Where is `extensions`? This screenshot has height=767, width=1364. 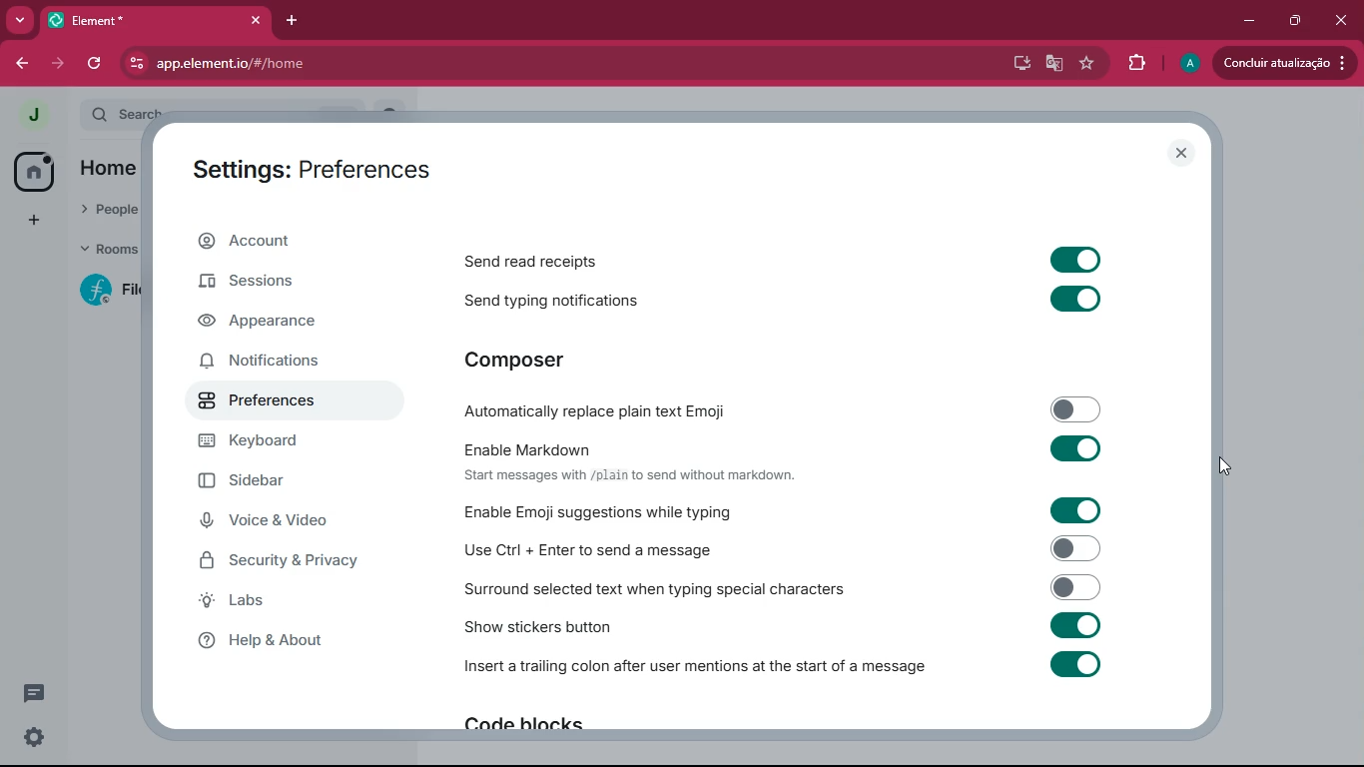 extensions is located at coordinates (1135, 64).